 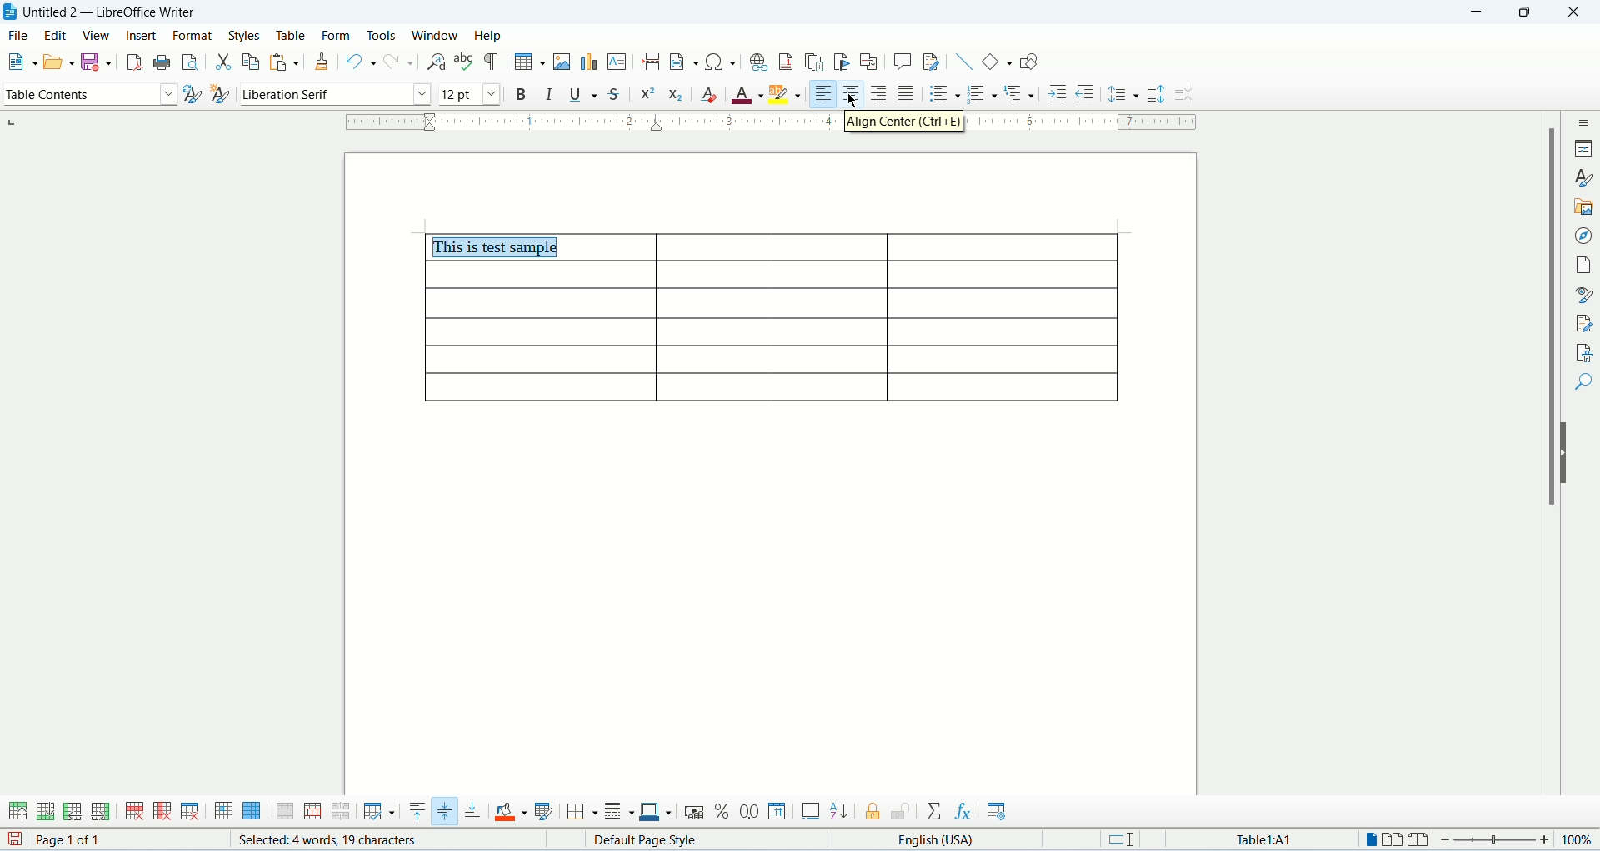 What do you see at coordinates (400, 61) in the screenshot?
I see `redo` at bounding box center [400, 61].